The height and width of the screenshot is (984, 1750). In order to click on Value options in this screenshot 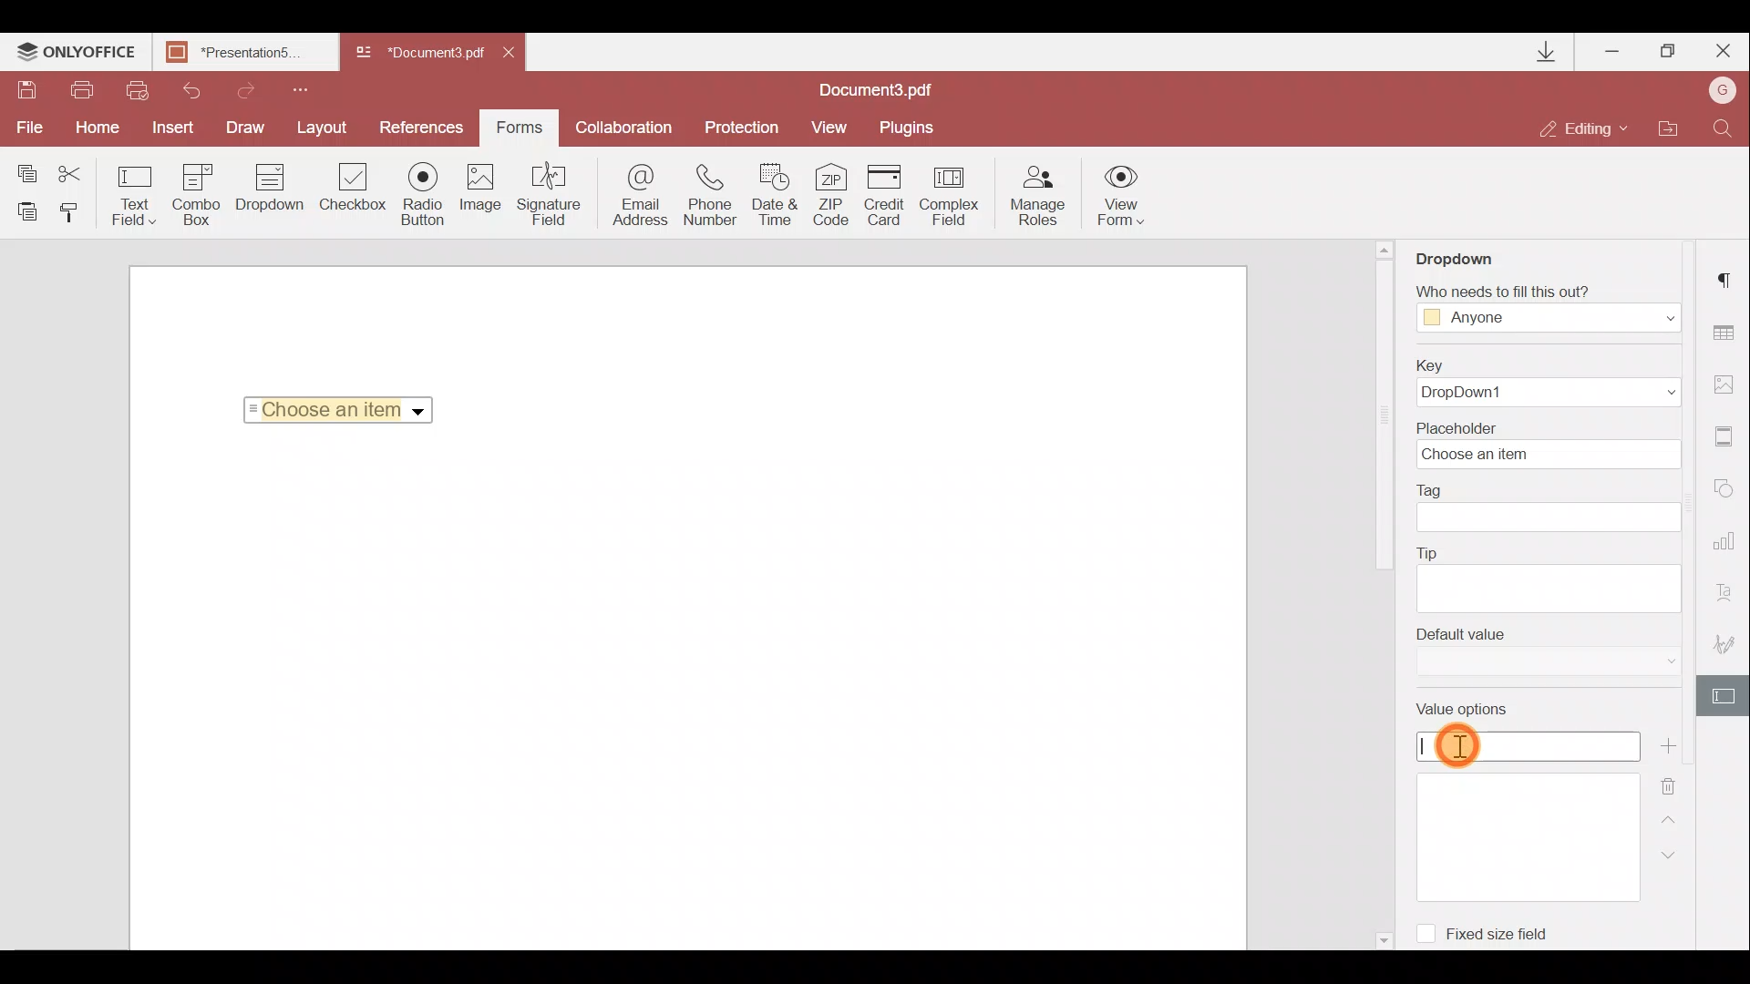, I will do `click(1526, 799)`.